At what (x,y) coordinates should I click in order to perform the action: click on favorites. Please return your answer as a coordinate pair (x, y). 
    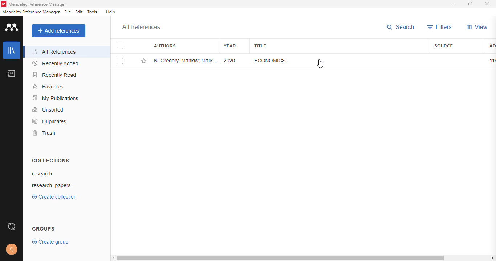
    Looking at the image, I should click on (48, 87).